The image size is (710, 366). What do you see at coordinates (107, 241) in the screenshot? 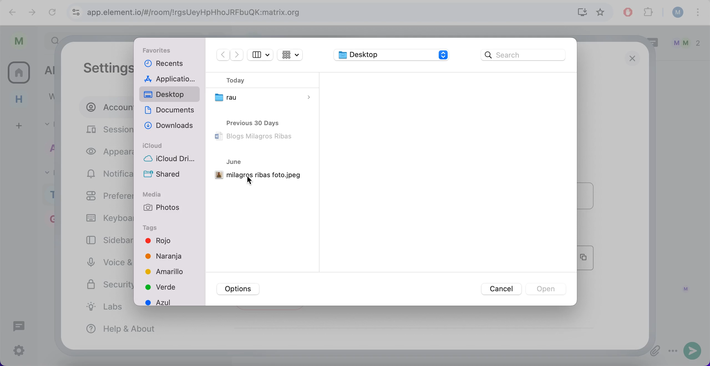
I see `sidebar` at bounding box center [107, 241].